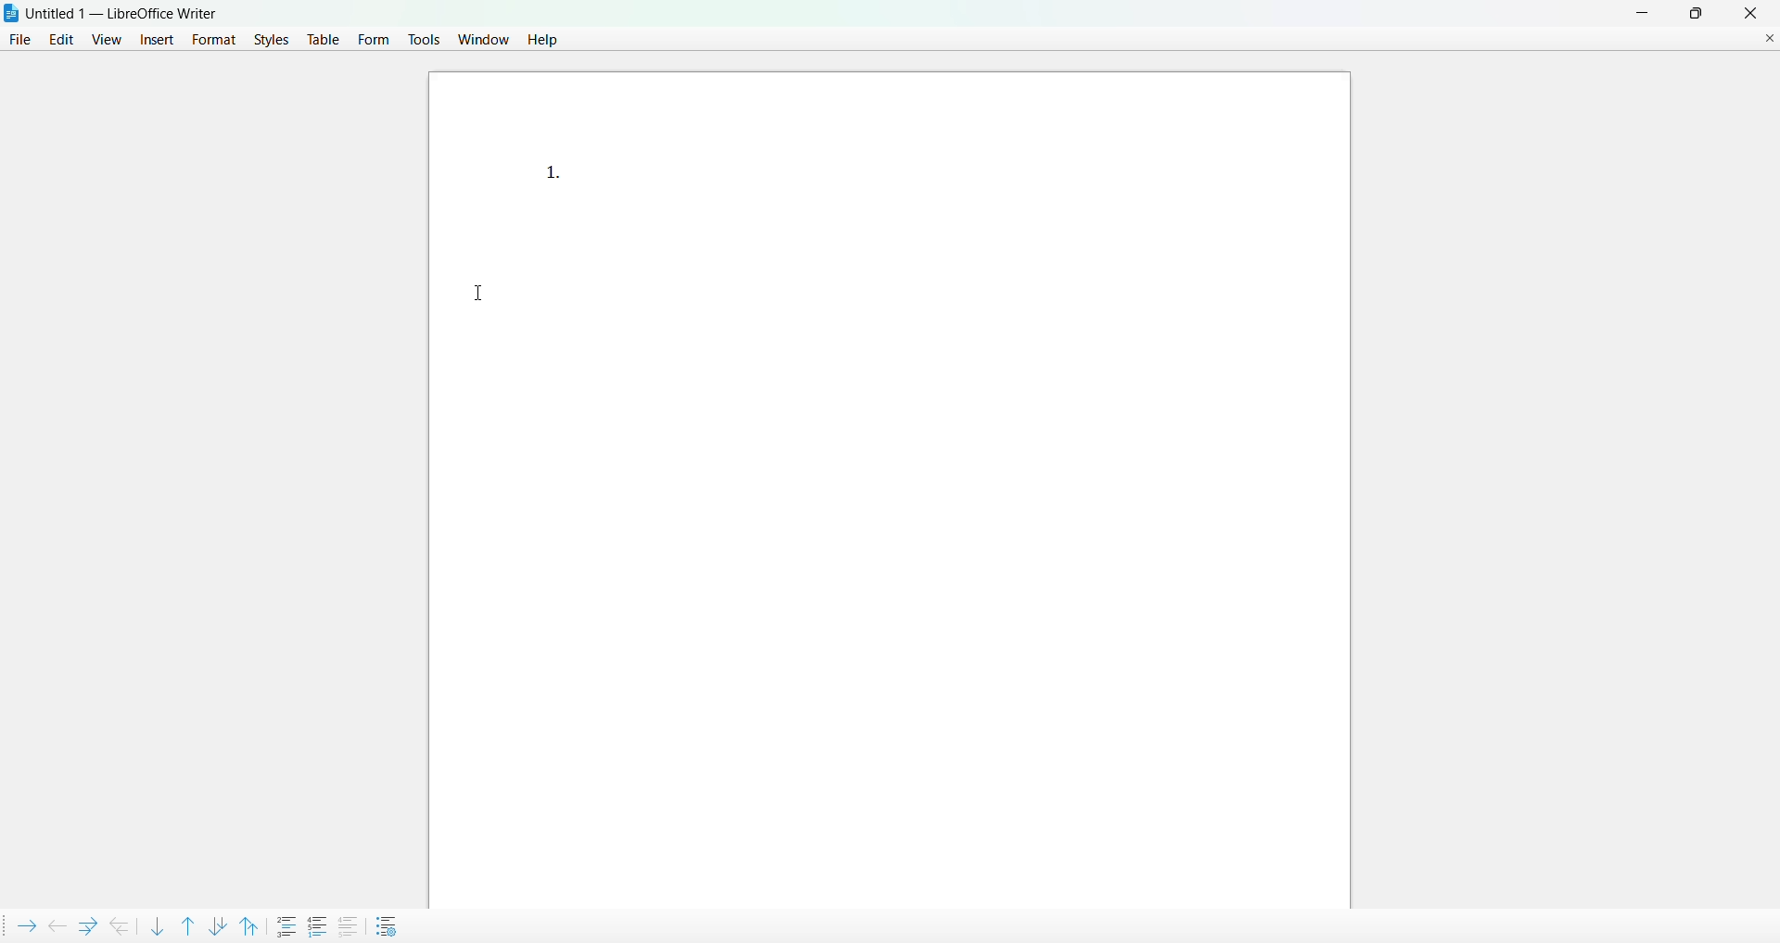 The height and width of the screenshot is (943, 1780). What do you see at coordinates (348, 925) in the screenshot?
I see `add to list` at bounding box center [348, 925].